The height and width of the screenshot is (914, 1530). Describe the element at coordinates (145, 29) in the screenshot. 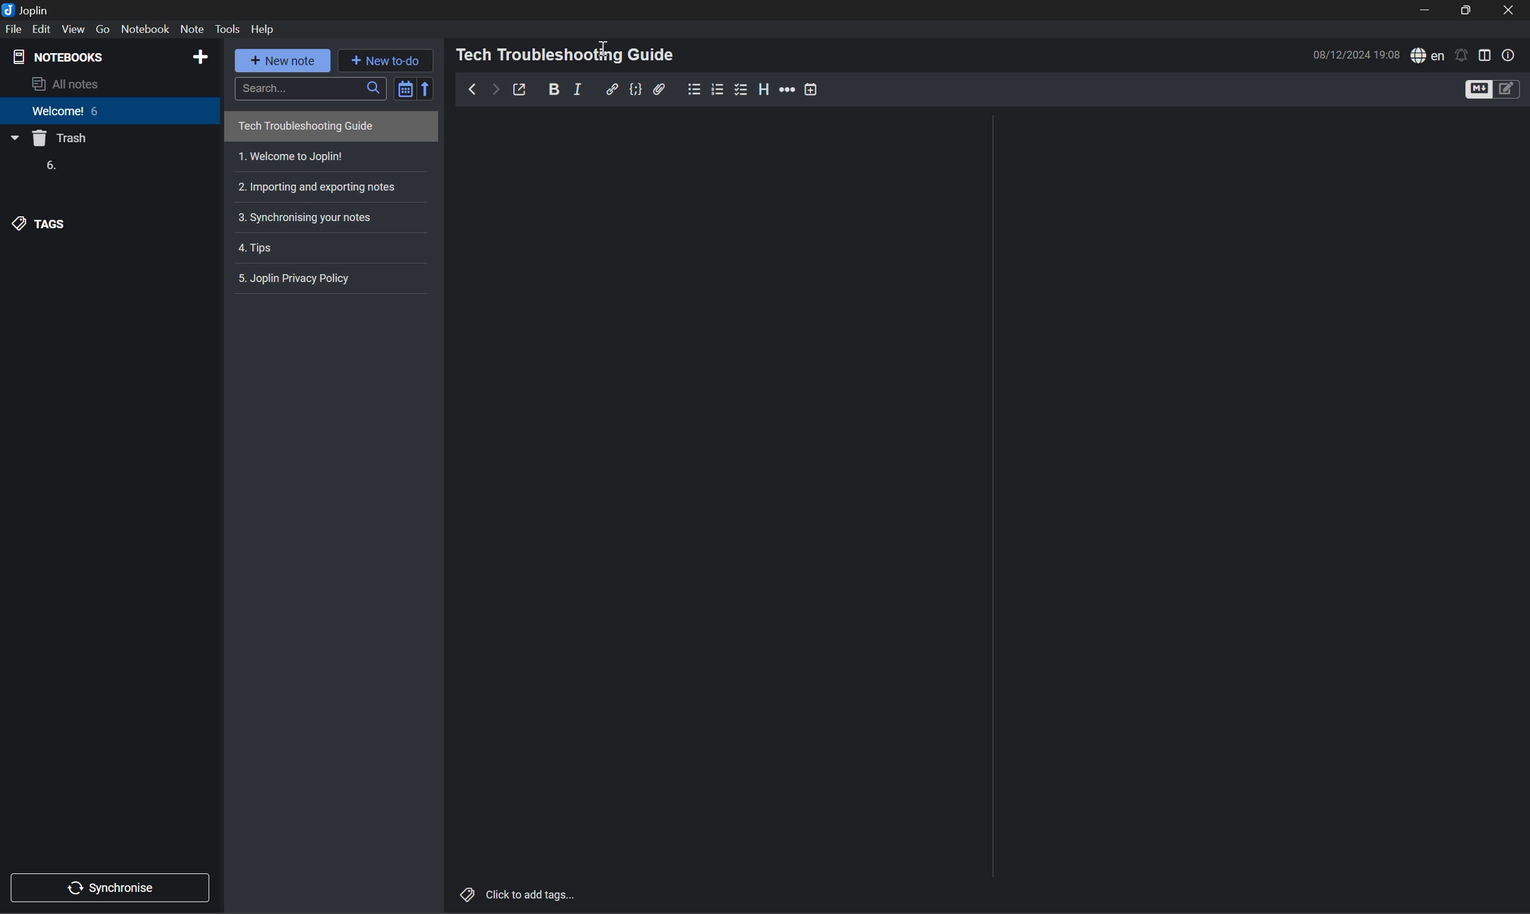

I see `Notebook` at that location.